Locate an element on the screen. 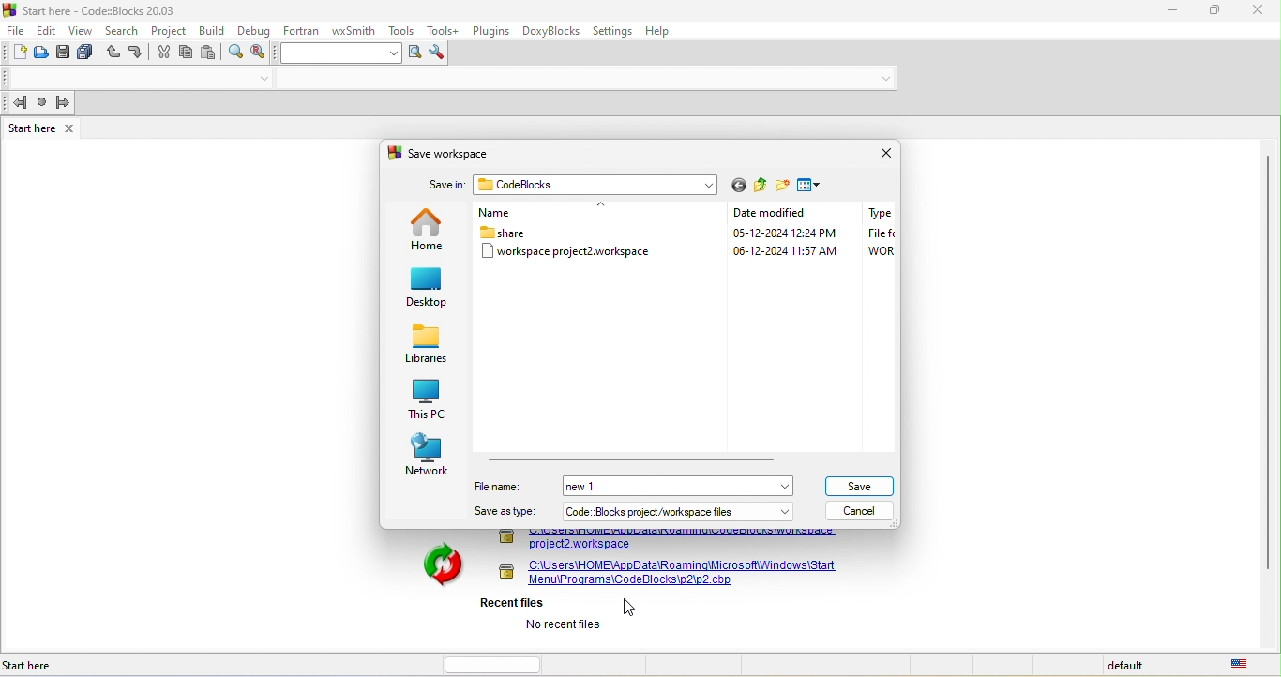 This screenshot has height=677, width=1281. copy is located at coordinates (187, 53).